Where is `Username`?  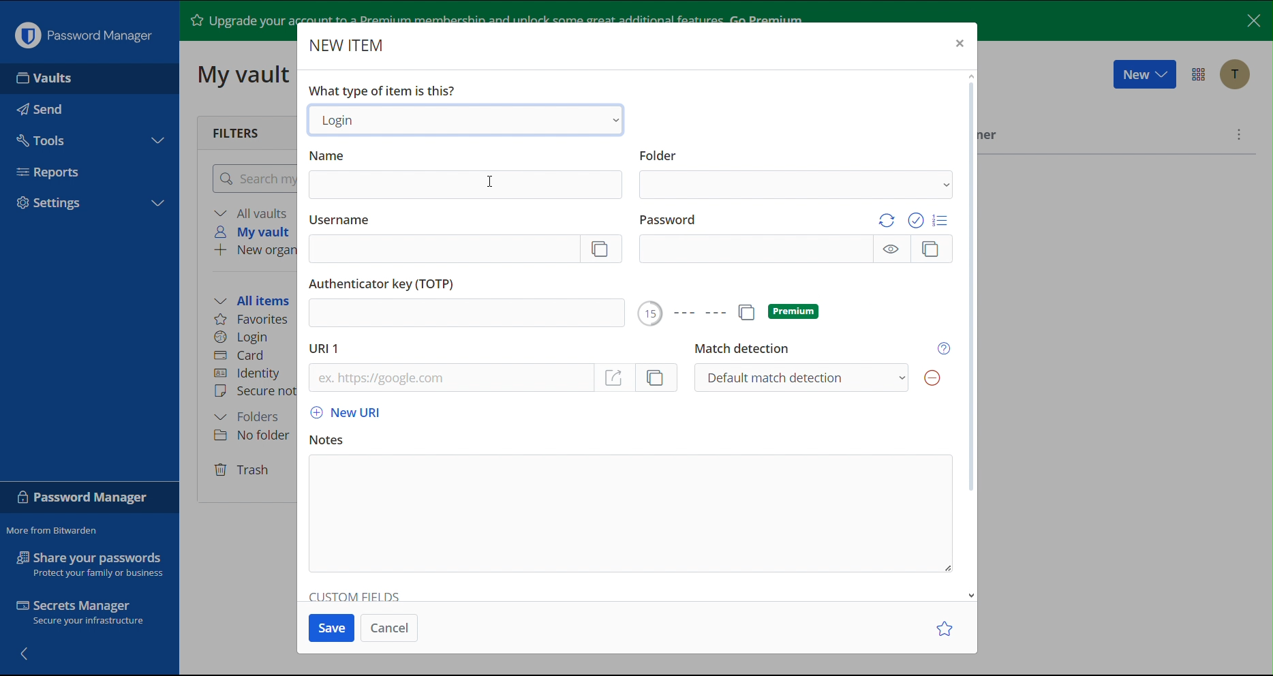
Username is located at coordinates (462, 239).